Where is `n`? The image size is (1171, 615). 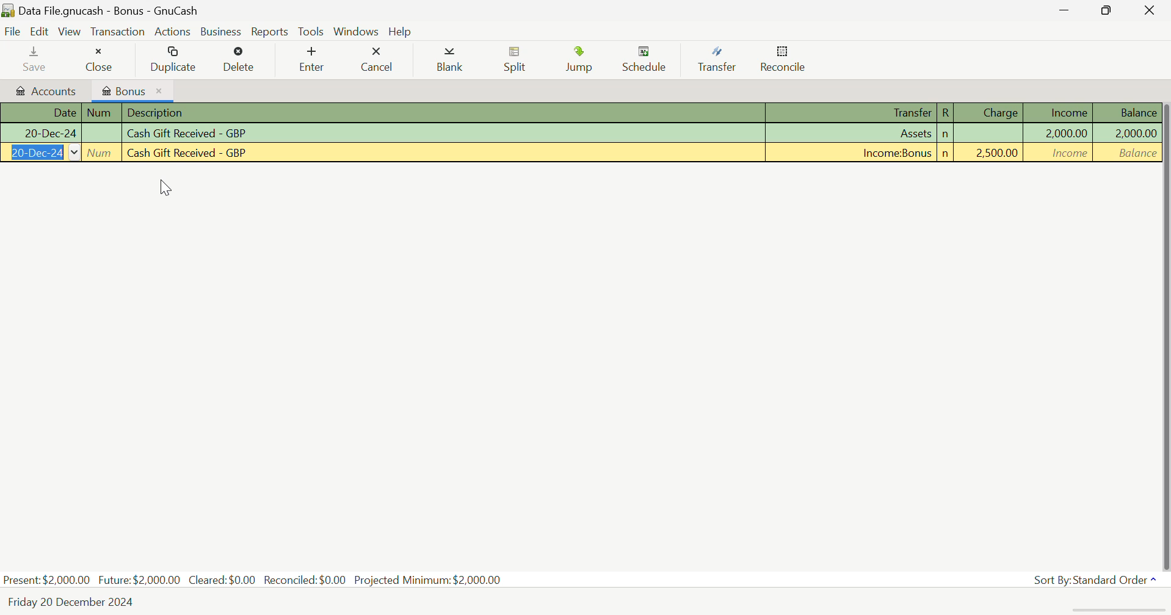 n is located at coordinates (946, 135).